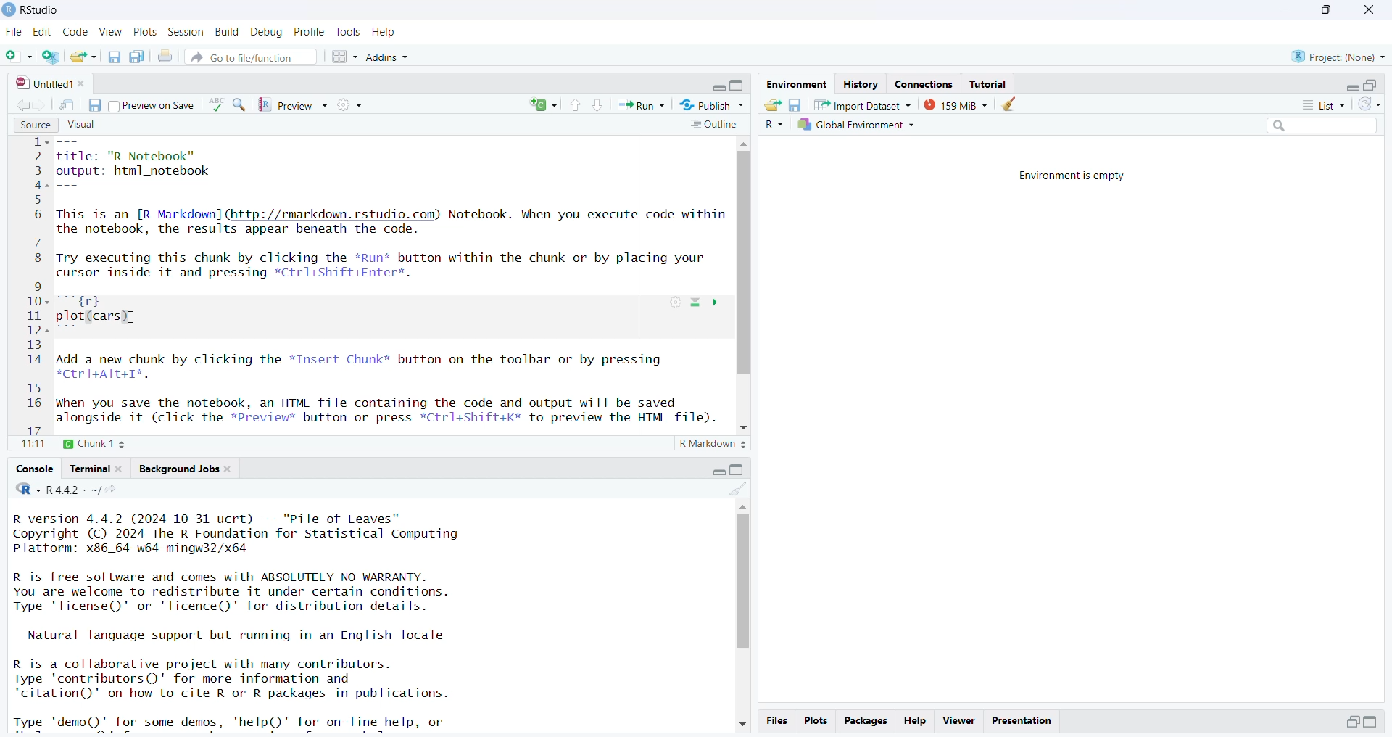 This screenshot has width=1392, height=737. I want to click on R markdown, so click(714, 445).